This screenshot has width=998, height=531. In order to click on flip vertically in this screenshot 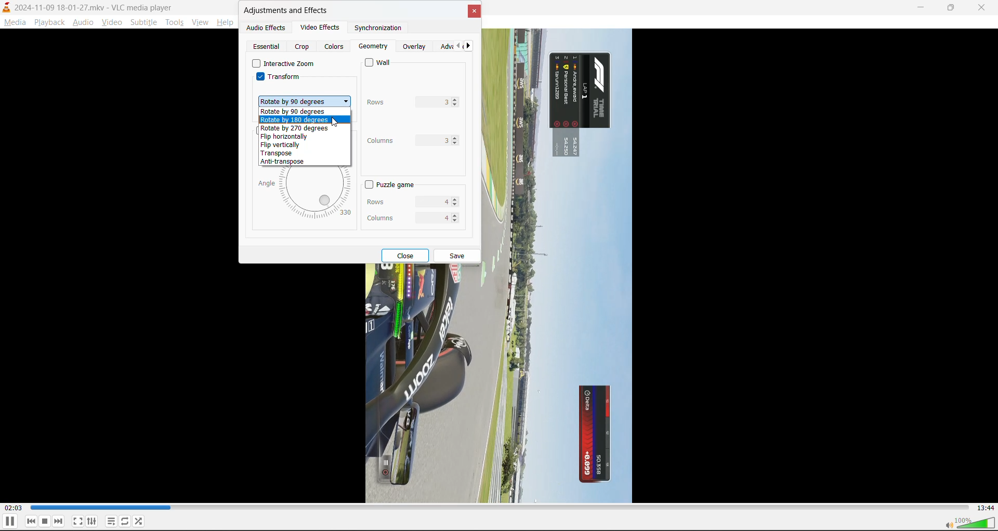, I will do `click(281, 145)`.